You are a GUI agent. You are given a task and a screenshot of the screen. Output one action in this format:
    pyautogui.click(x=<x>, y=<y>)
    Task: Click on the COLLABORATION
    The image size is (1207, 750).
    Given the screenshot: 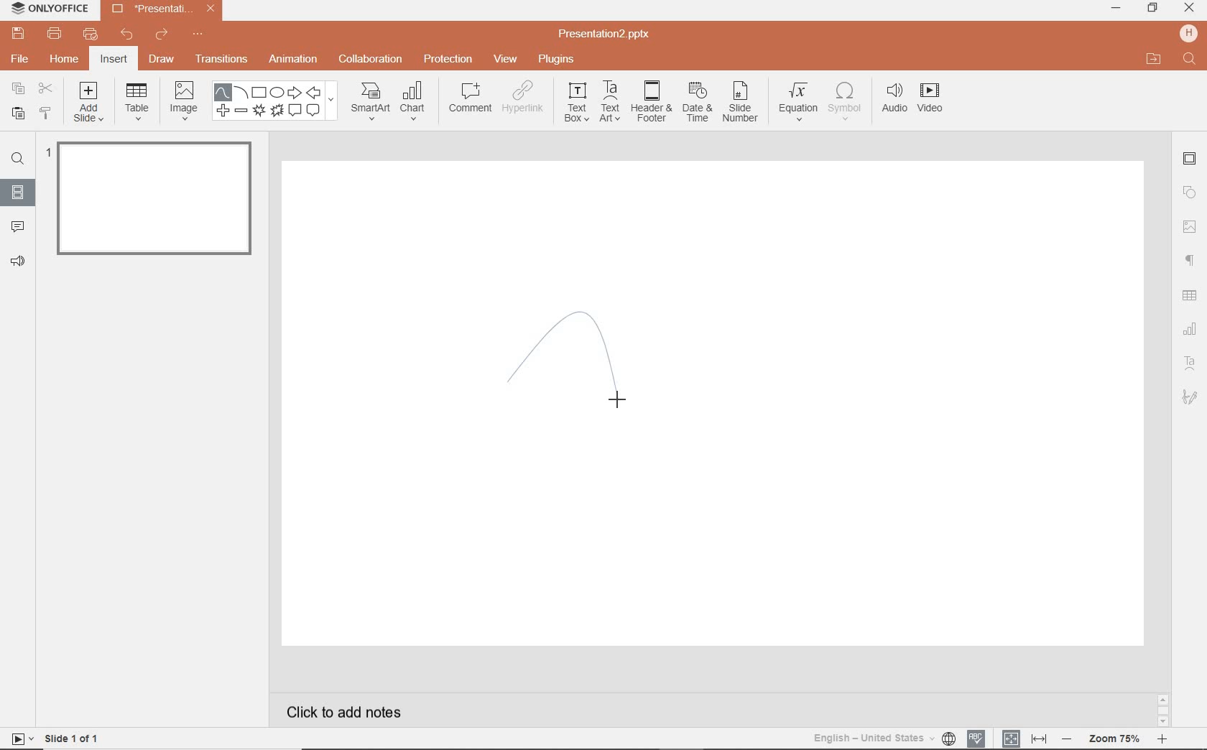 What is the action you would take?
    pyautogui.click(x=371, y=58)
    